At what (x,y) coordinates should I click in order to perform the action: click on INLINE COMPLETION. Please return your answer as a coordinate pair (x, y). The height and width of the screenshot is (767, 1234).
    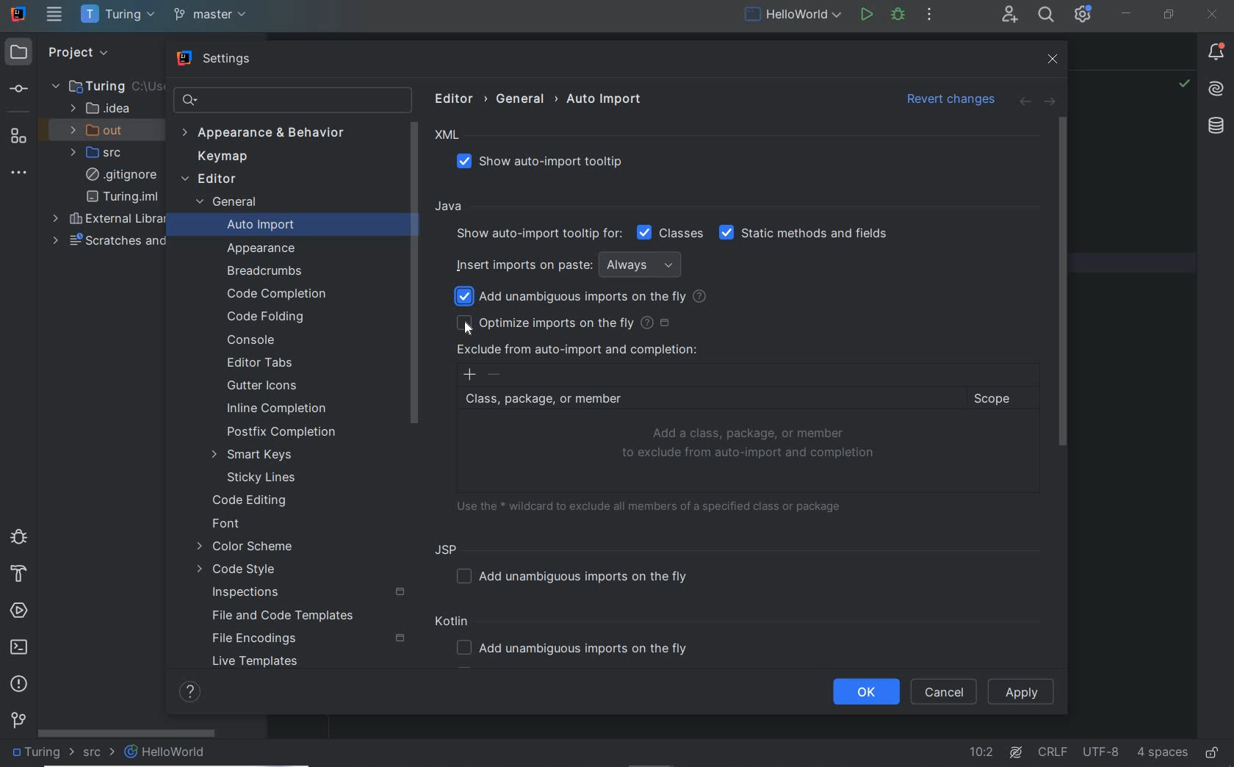
    Looking at the image, I should click on (283, 411).